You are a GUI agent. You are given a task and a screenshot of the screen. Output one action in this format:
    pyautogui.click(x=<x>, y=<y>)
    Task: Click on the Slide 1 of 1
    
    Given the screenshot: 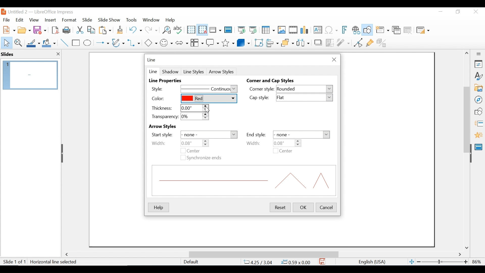 What is the action you would take?
    pyautogui.click(x=14, y=262)
    